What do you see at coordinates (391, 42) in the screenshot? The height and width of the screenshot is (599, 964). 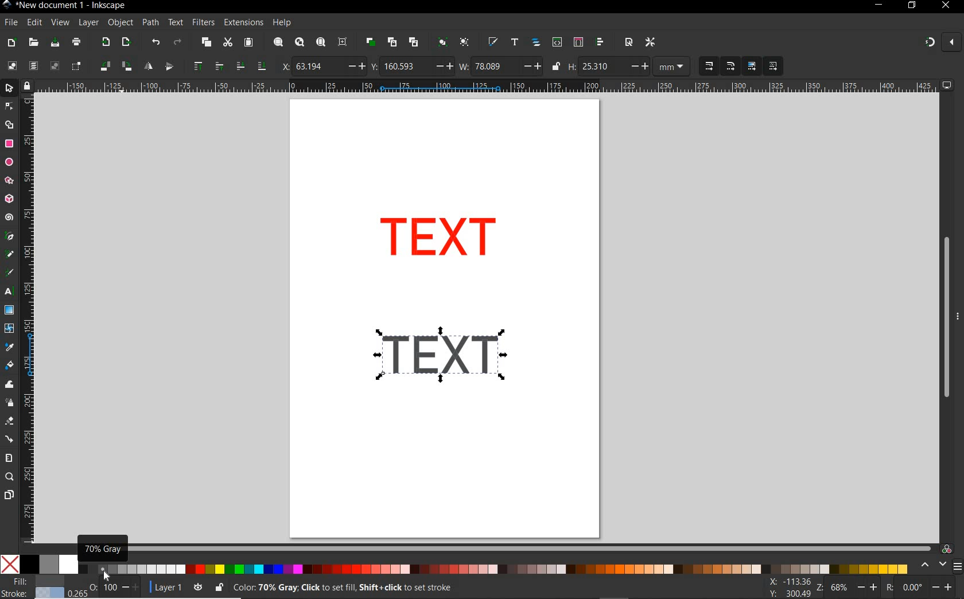 I see `create clone` at bounding box center [391, 42].